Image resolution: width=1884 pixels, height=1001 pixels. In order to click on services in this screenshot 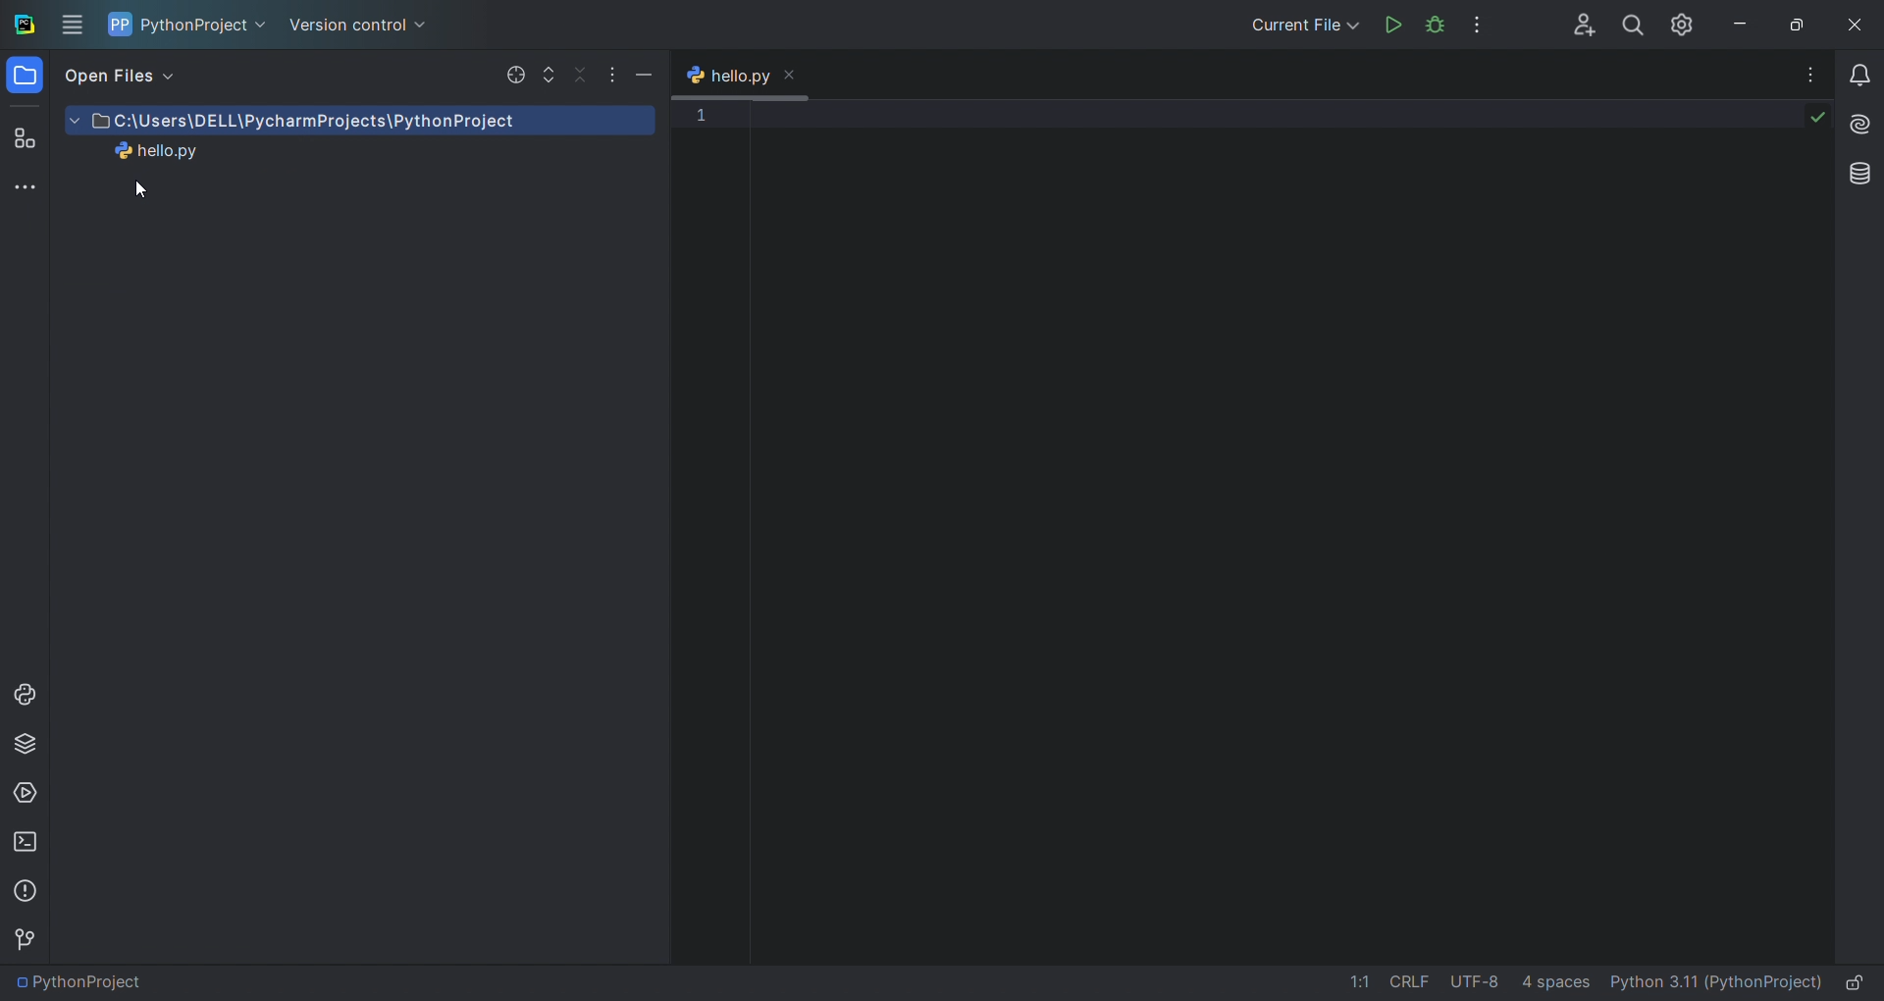, I will do `click(28, 792)`.